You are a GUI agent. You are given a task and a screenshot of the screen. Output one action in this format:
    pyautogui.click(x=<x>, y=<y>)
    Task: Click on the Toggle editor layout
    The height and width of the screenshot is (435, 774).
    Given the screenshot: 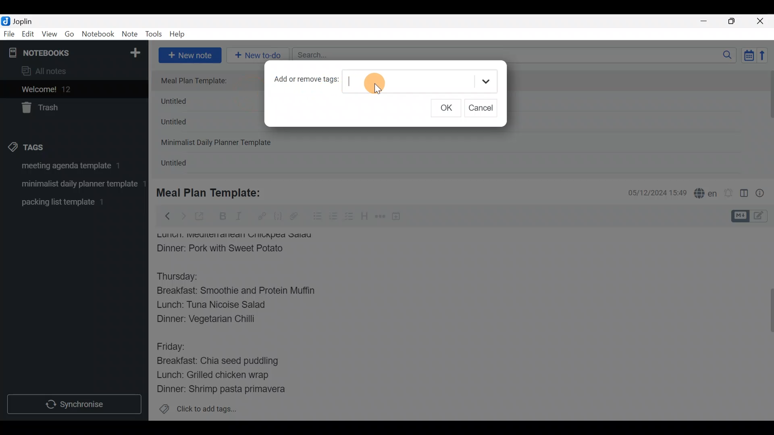 What is the action you would take?
    pyautogui.click(x=745, y=194)
    